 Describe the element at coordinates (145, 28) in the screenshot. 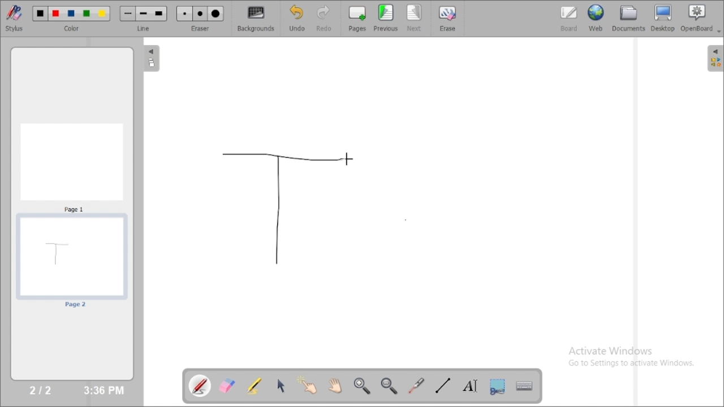

I see `line` at that location.